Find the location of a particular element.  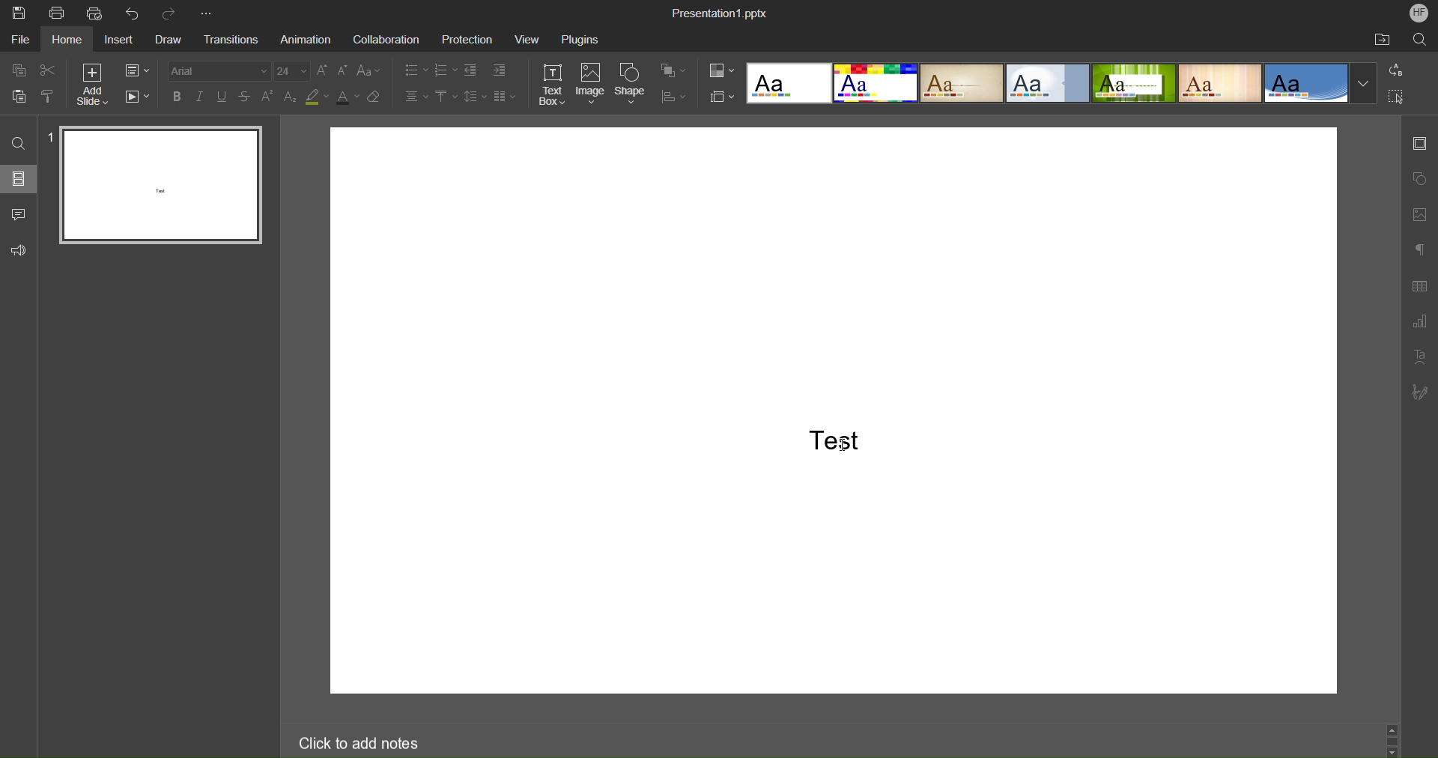

Copy Style is located at coordinates (49, 96).